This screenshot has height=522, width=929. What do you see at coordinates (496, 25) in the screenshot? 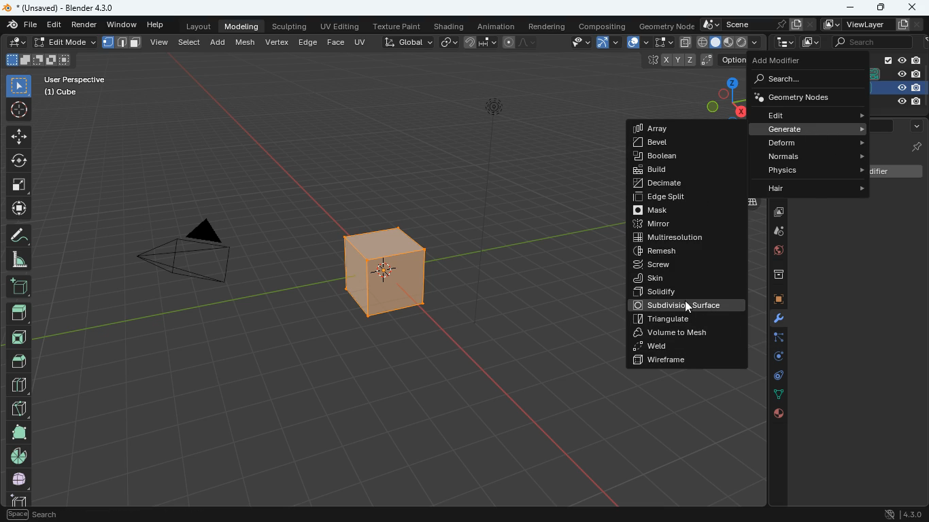
I see `animation` at bounding box center [496, 25].